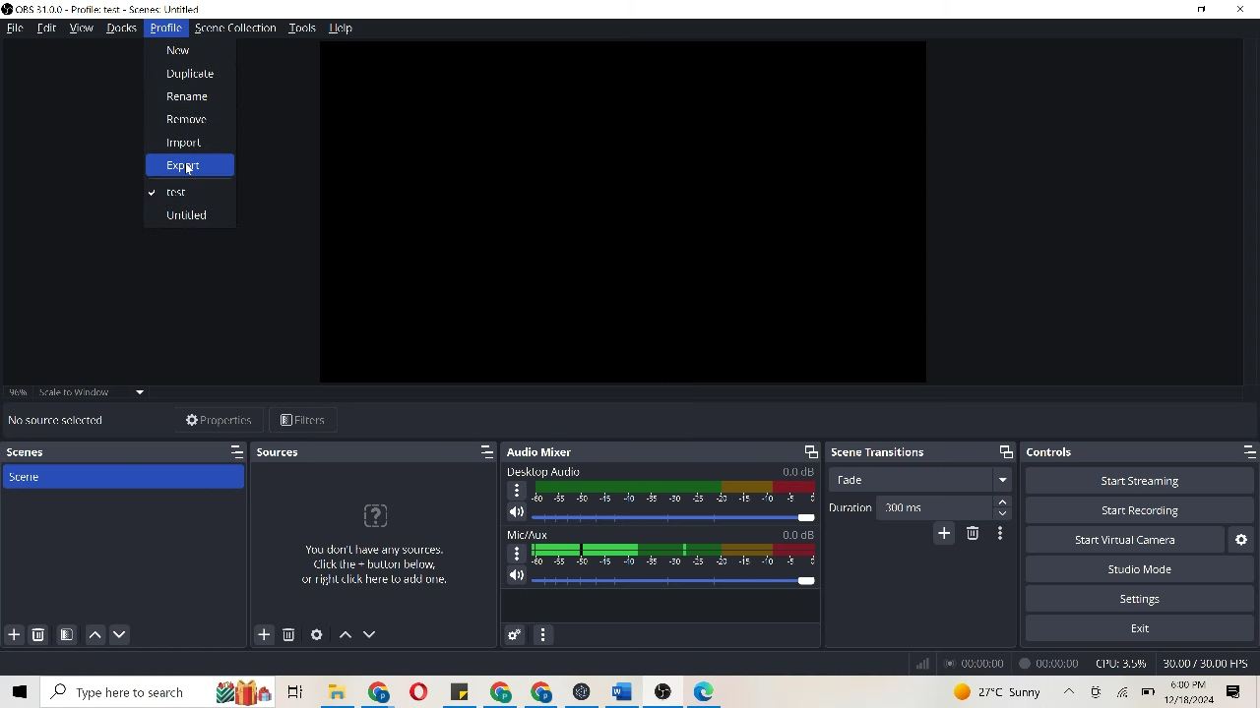 Image resolution: width=1260 pixels, height=708 pixels. What do you see at coordinates (919, 484) in the screenshot?
I see `trade` at bounding box center [919, 484].